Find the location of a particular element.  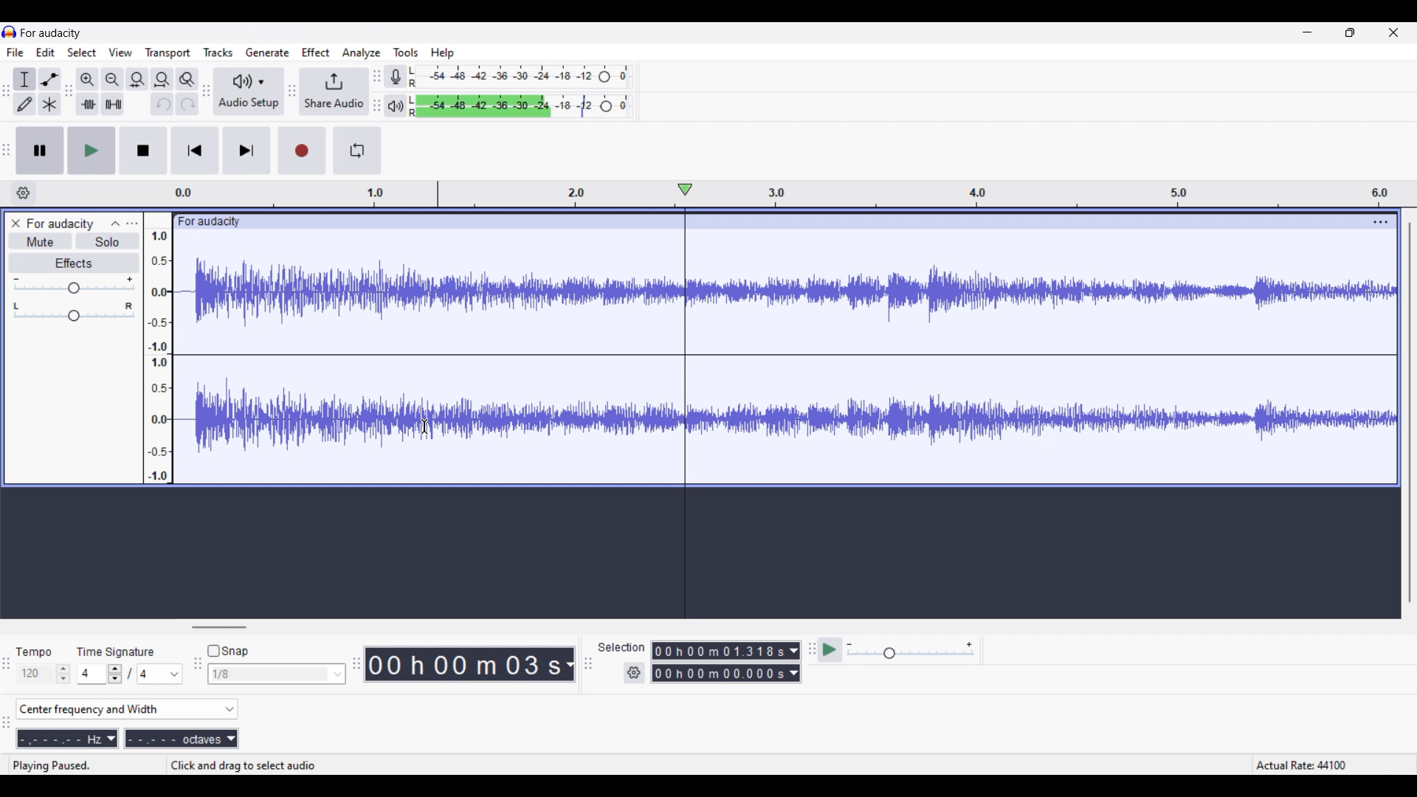

Snap toggle is located at coordinates (229, 651).